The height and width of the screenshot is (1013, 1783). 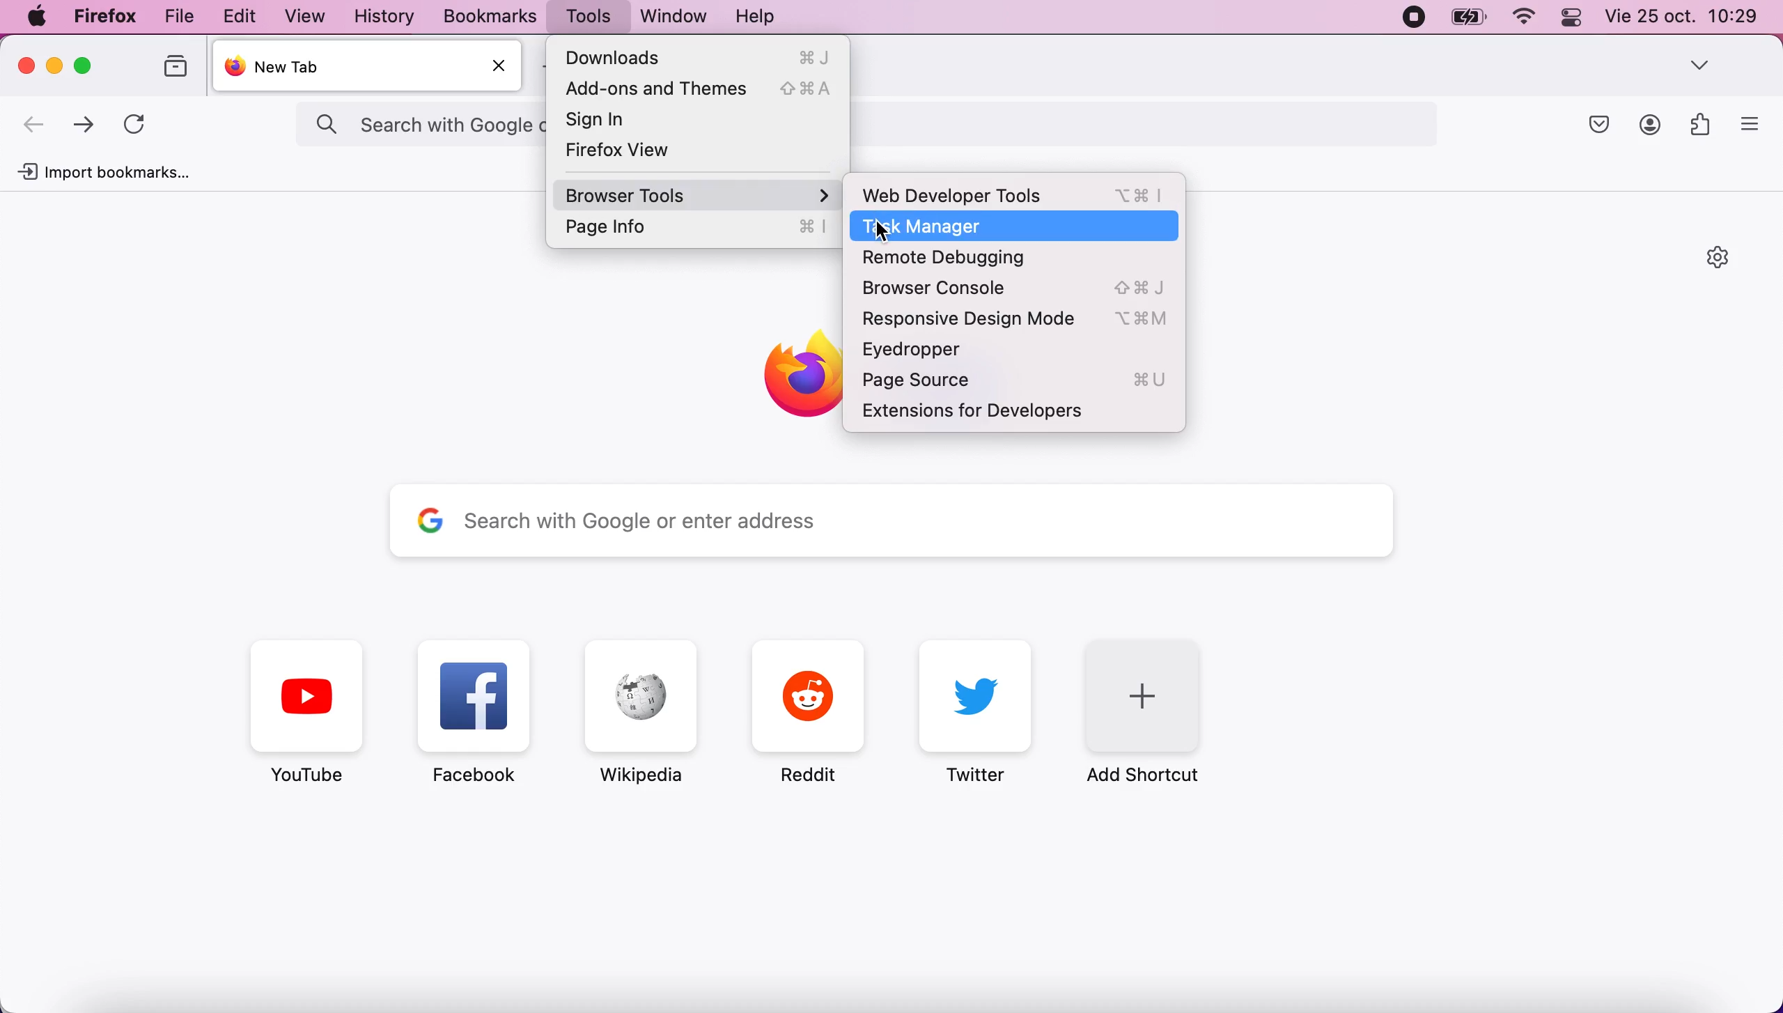 What do you see at coordinates (1599, 125) in the screenshot?
I see `Macsafe` at bounding box center [1599, 125].